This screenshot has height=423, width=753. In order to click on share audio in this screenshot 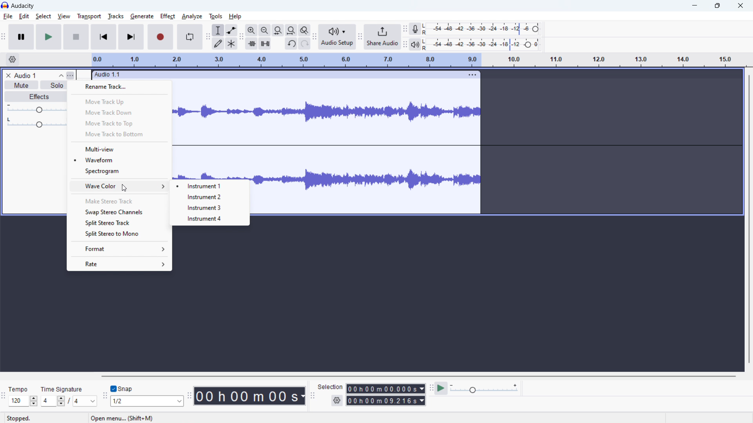, I will do `click(383, 37)`.